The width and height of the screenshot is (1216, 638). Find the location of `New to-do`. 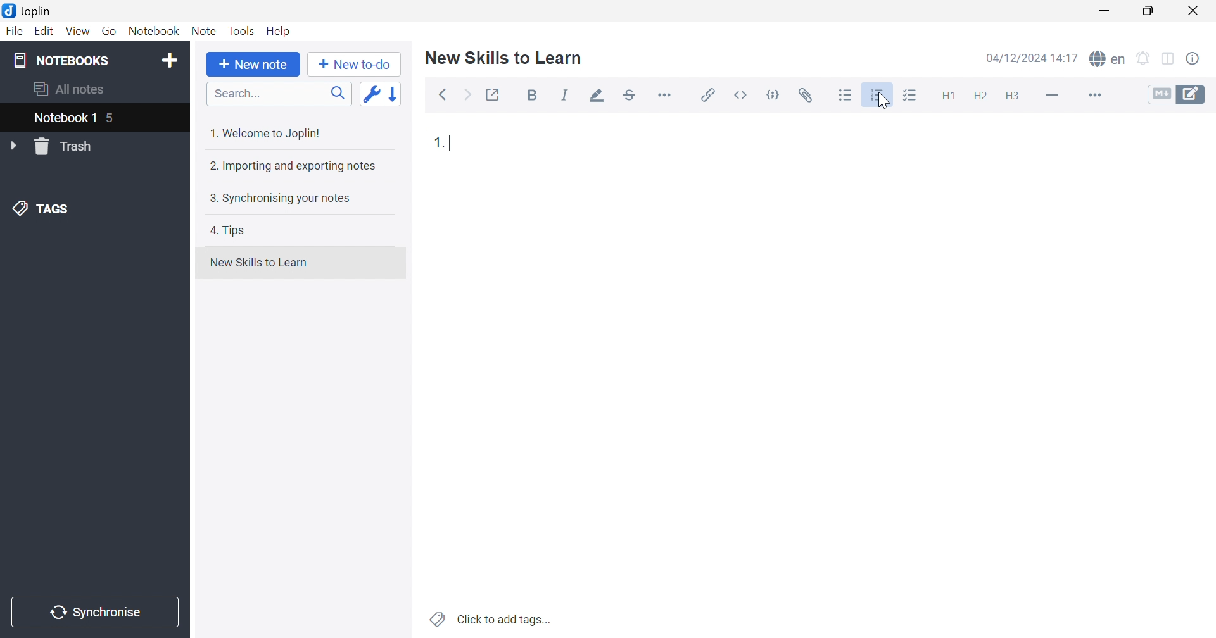

New to-do is located at coordinates (353, 65).